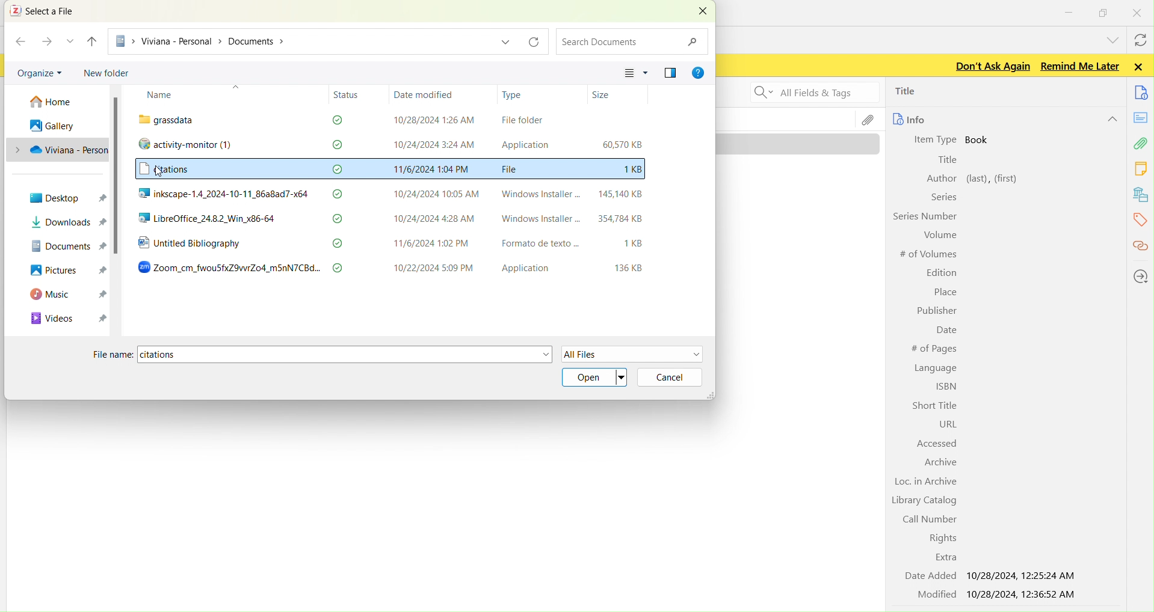  Describe the element at coordinates (629, 268) in the screenshot. I see `136 KB` at that location.